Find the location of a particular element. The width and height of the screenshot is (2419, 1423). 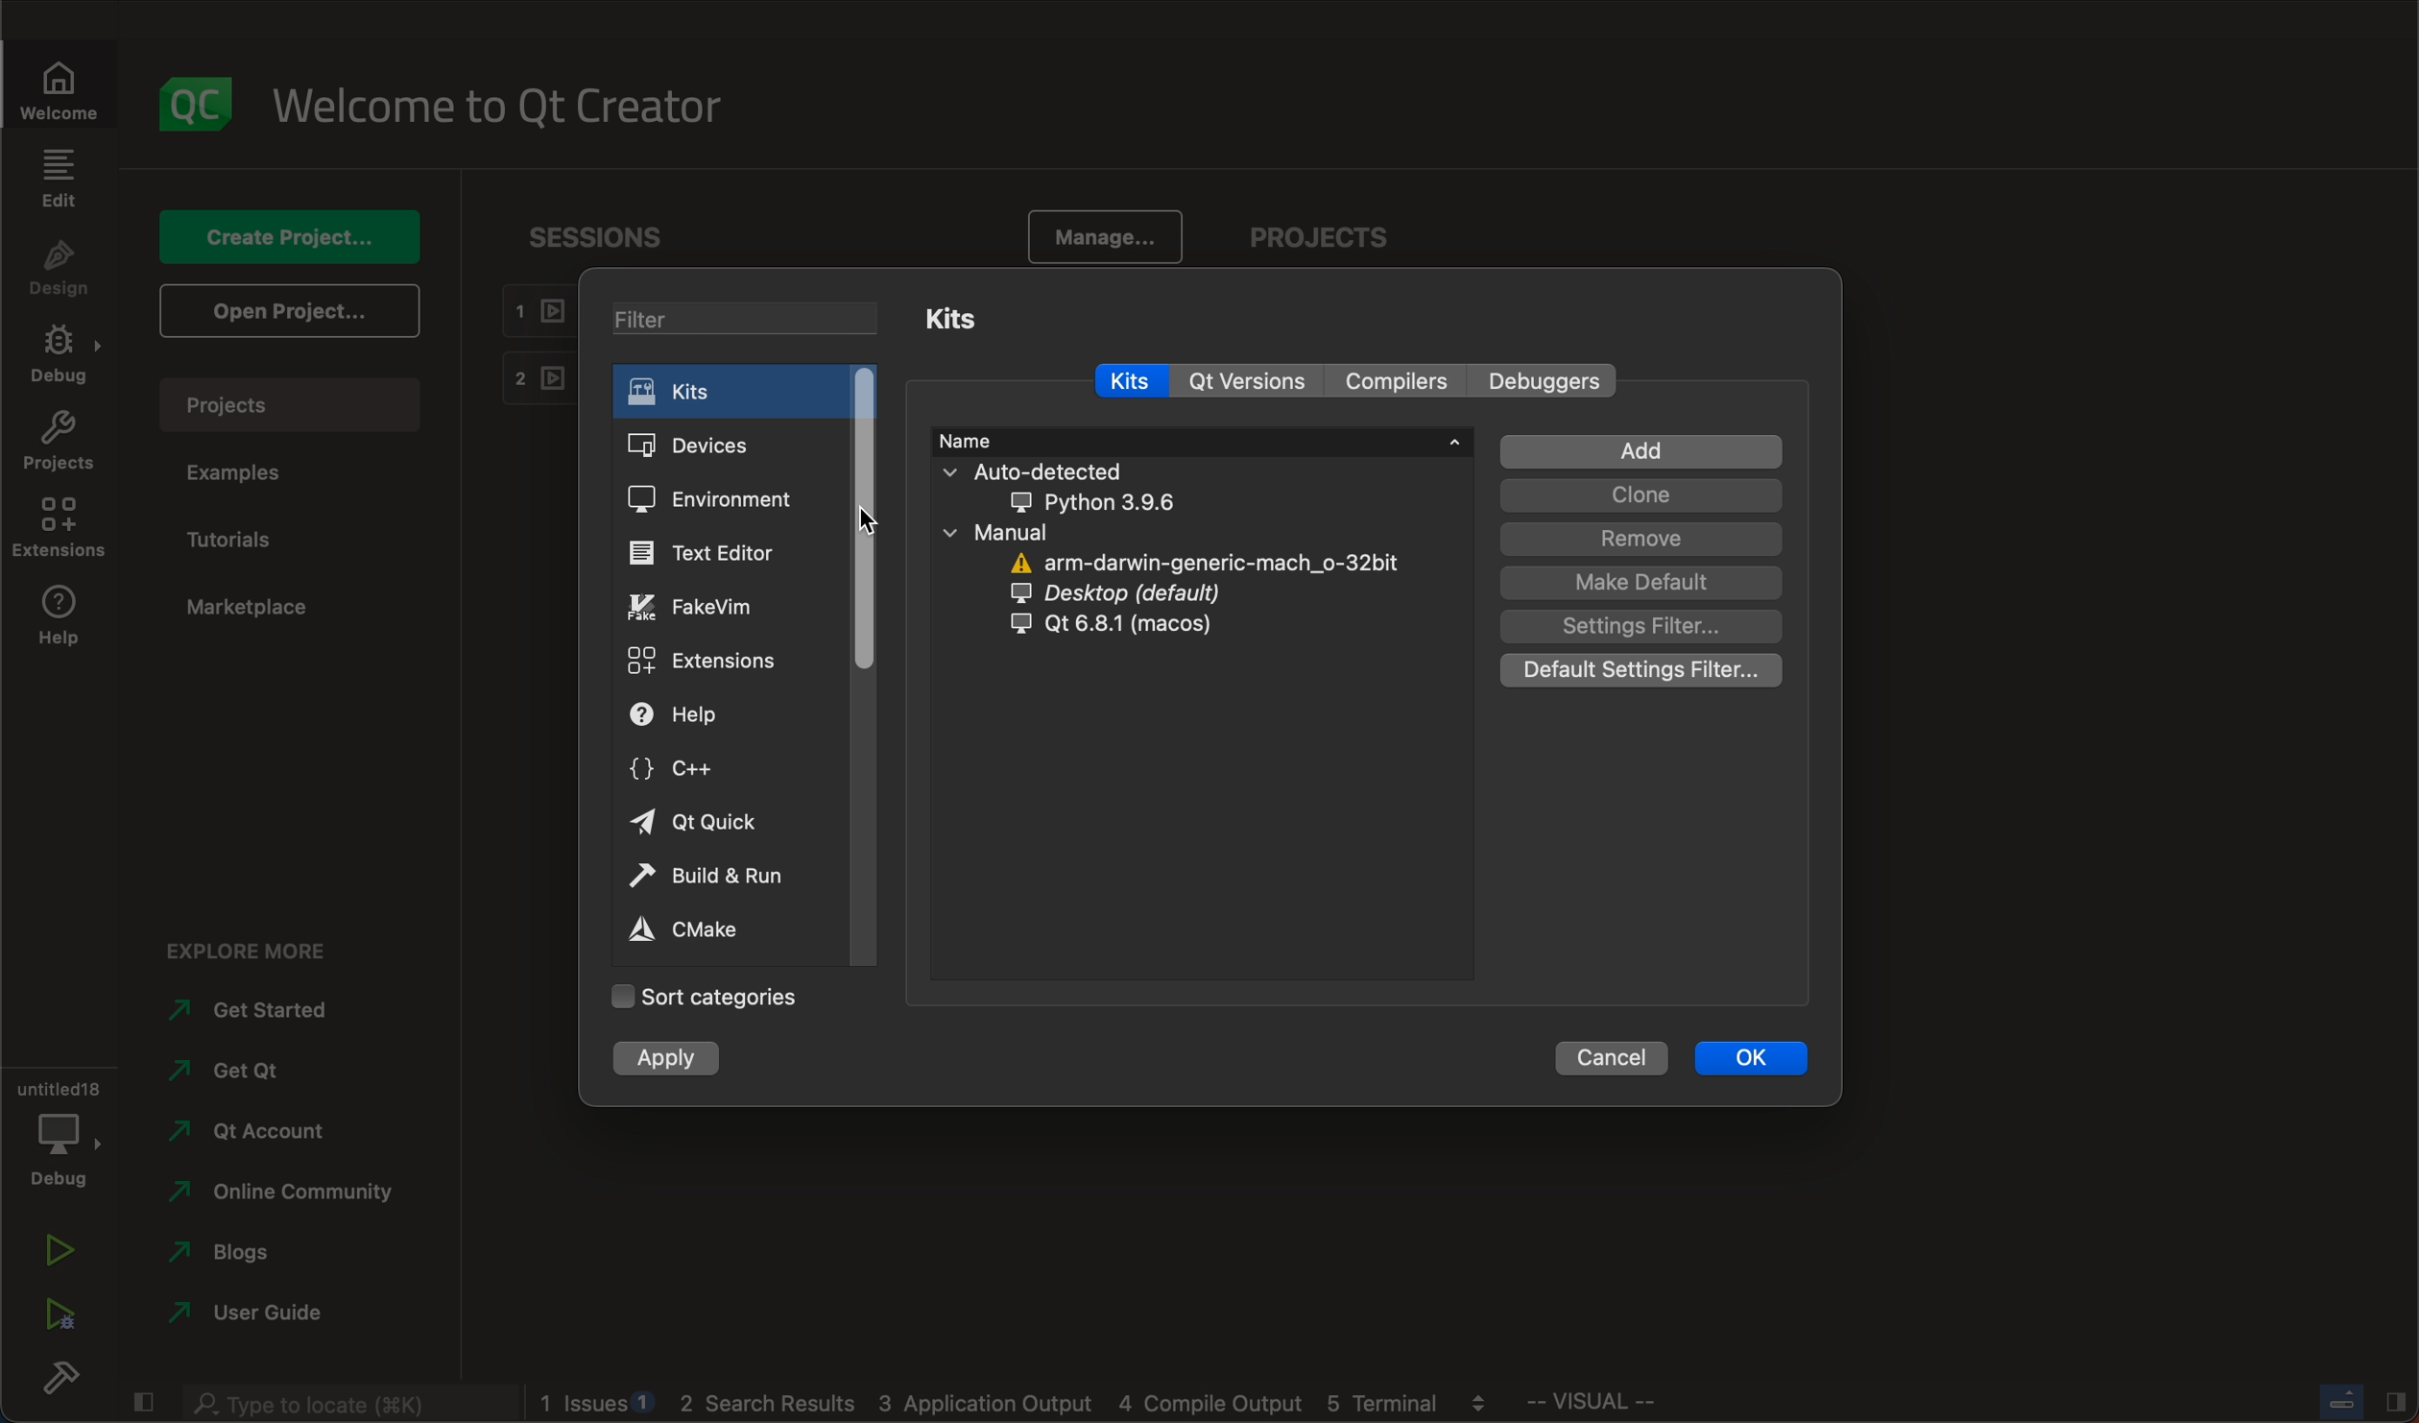

build and run is located at coordinates (714, 878).